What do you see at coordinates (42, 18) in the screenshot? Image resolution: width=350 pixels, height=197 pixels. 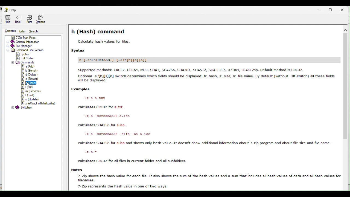 I see `Options` at bounding box center [42, 18].